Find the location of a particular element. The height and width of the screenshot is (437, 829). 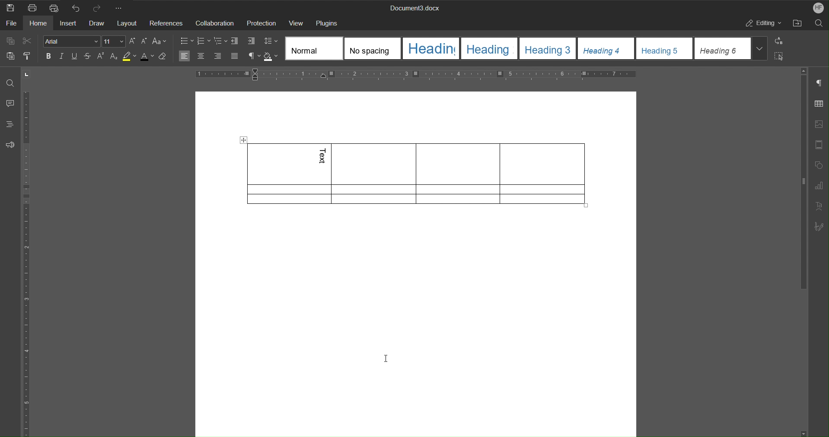

Italics is located at coordinates (63, 57).